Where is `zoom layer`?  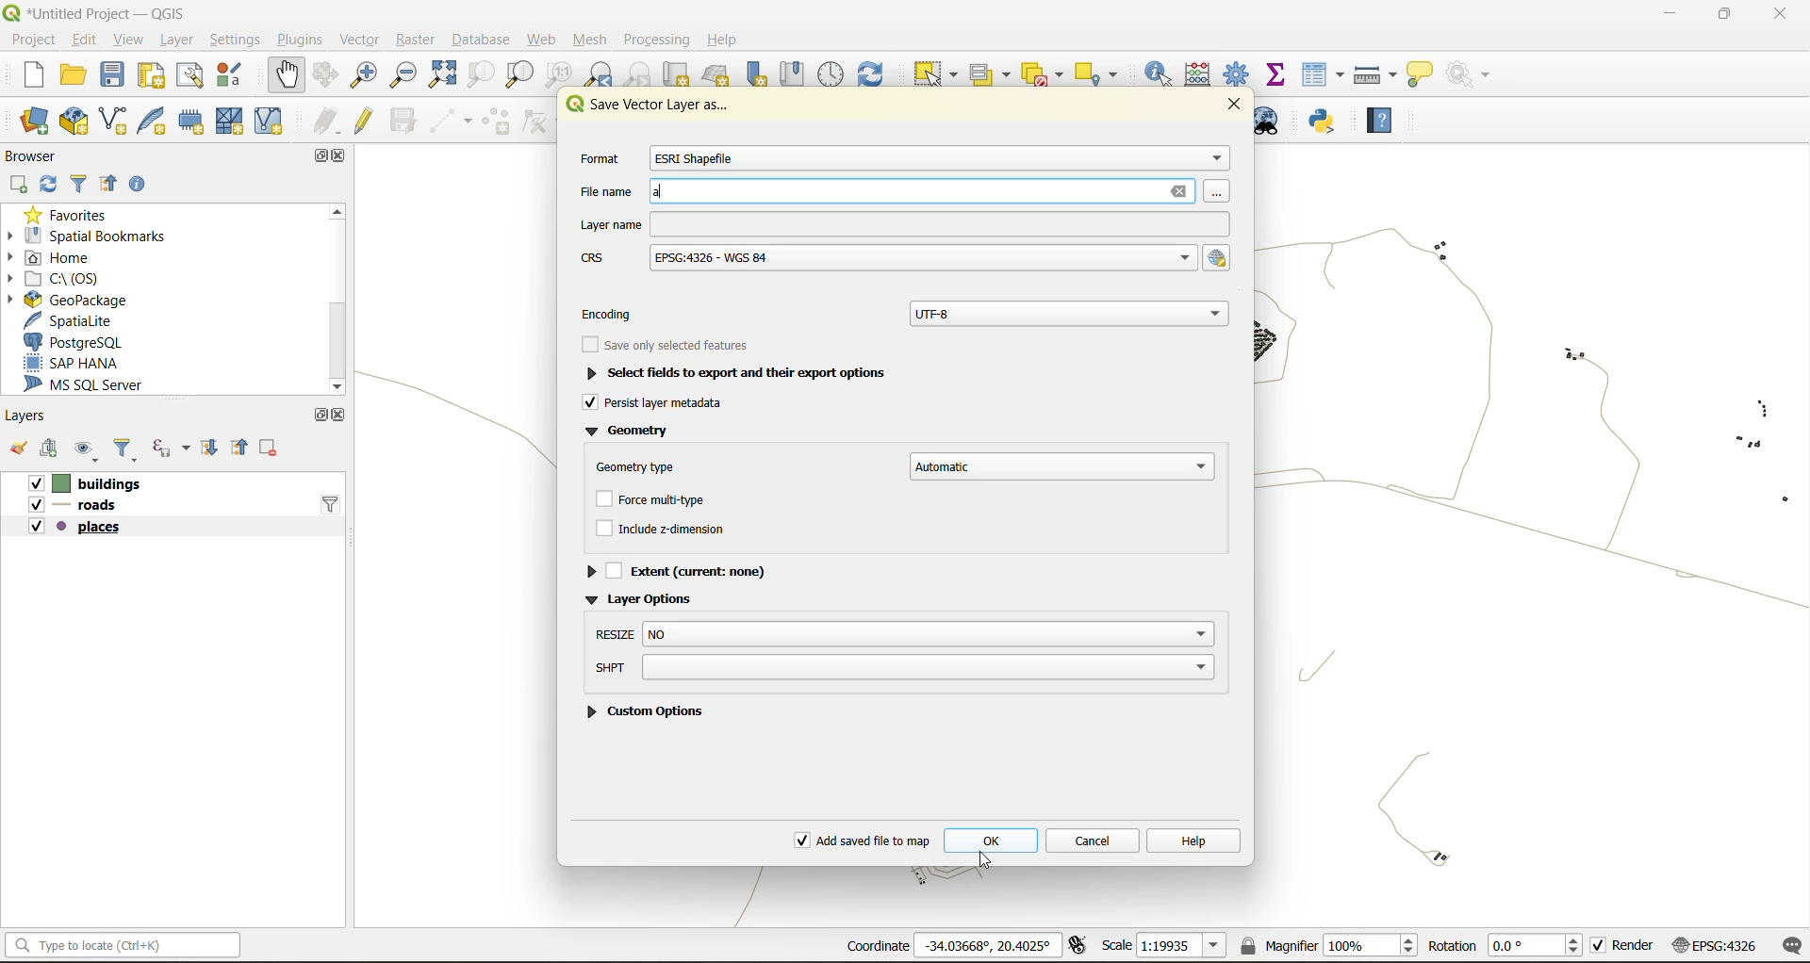 zoom layer is located at coordinates (519, 74).